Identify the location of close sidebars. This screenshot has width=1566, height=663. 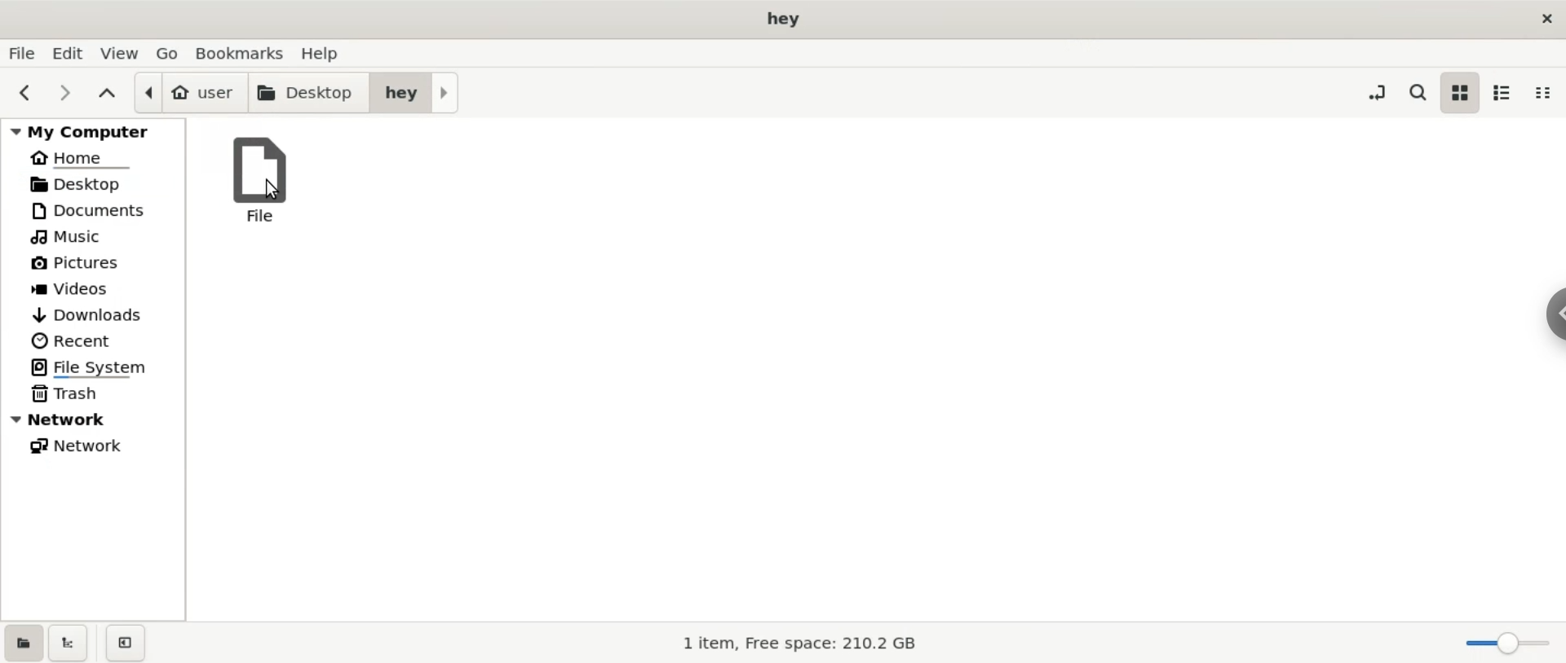
(125, 643).